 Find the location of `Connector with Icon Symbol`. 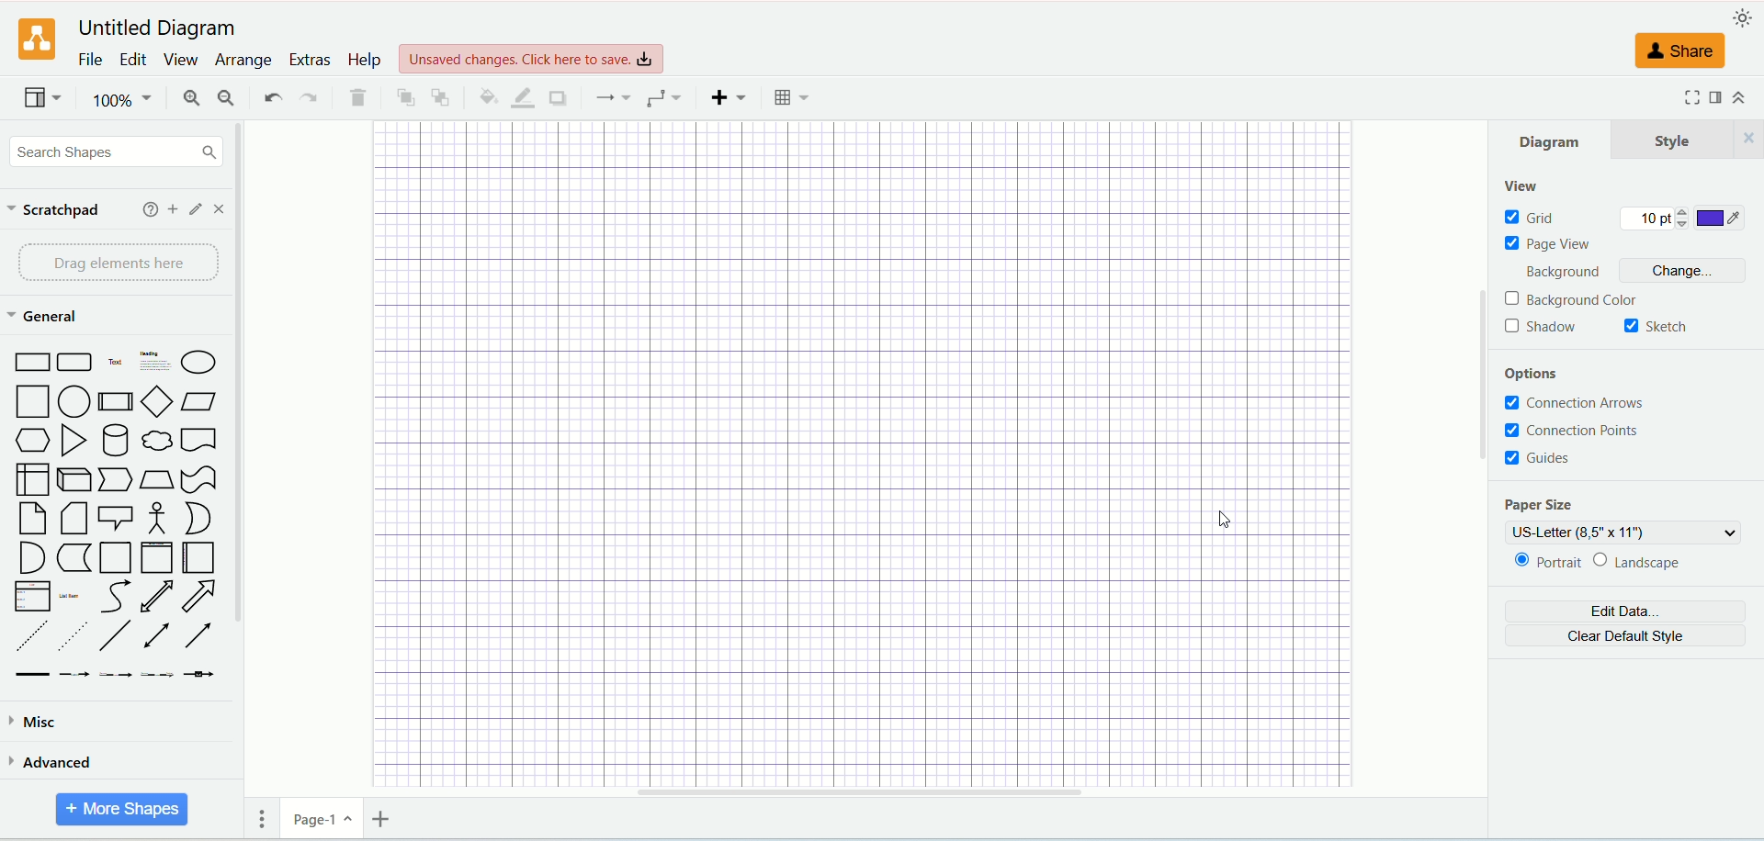

Connector with Icon Symbol is located at coordinates (200, 677).